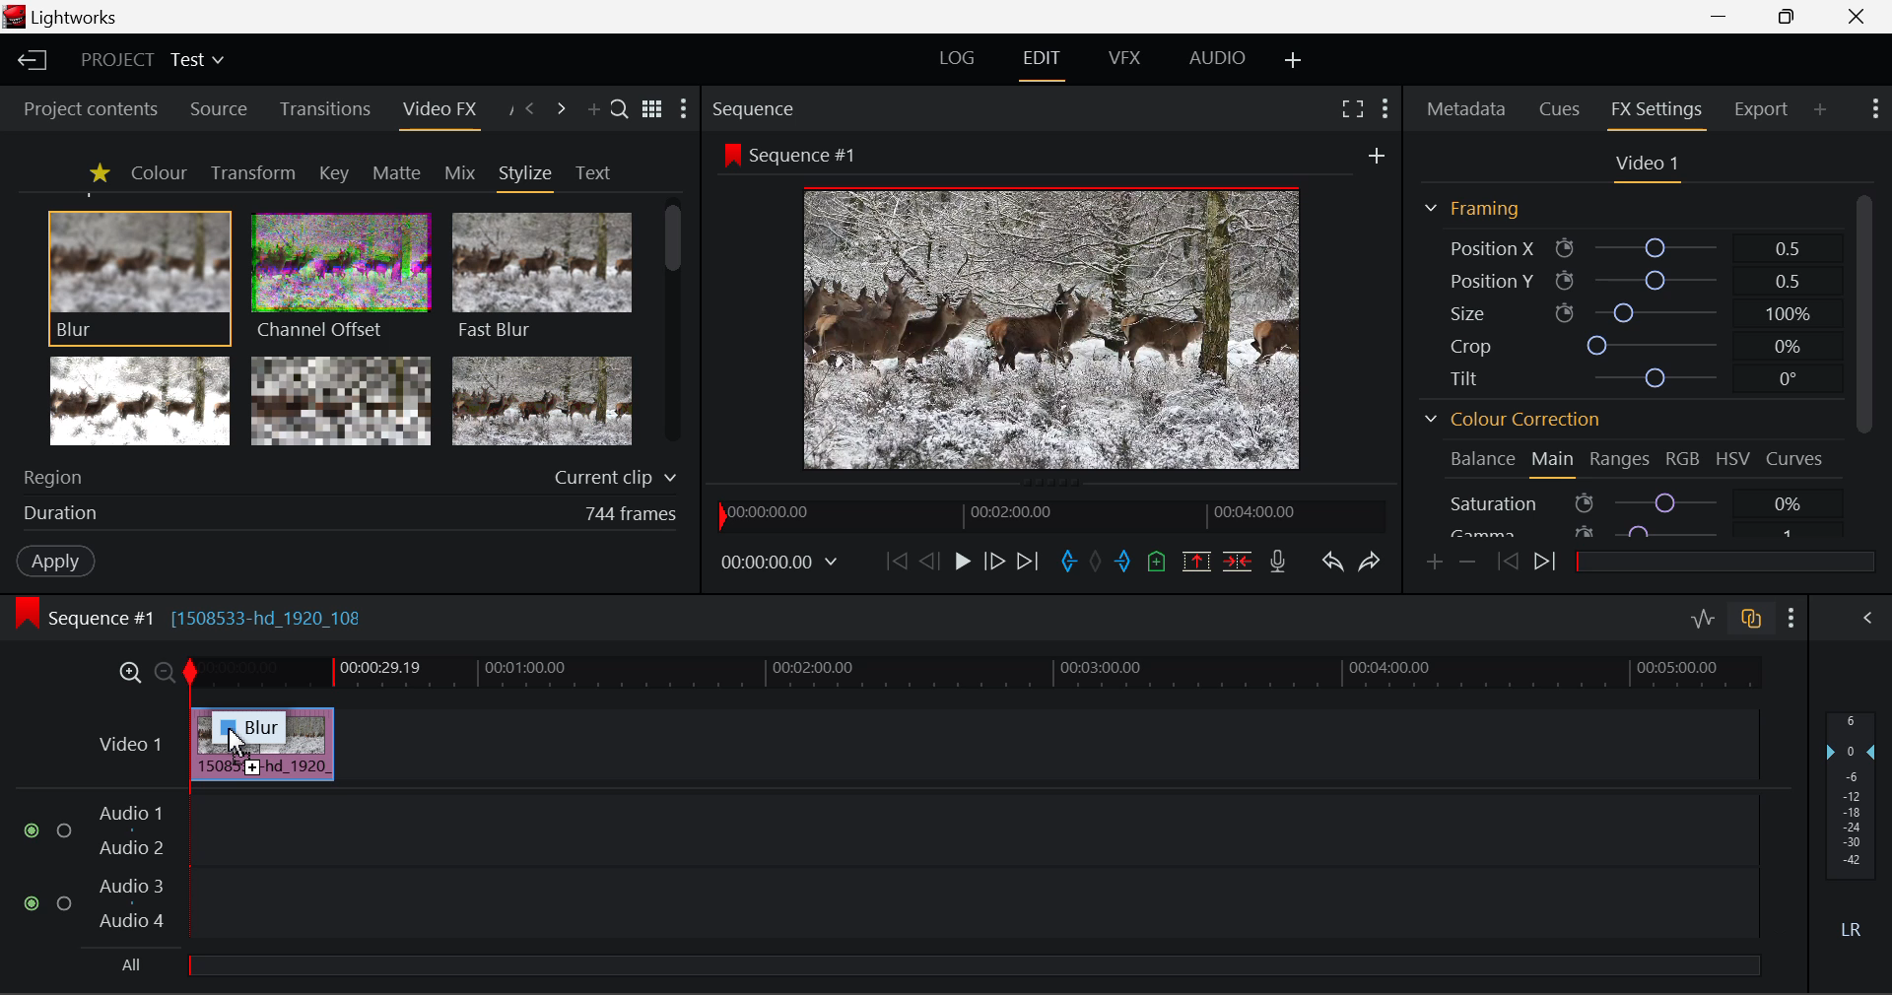 Image resolution: width=1892 pixels, height=995 pixels. Describe the element at coordinates (1621, 380) in the screenshot. I see `Tilt` at that location.